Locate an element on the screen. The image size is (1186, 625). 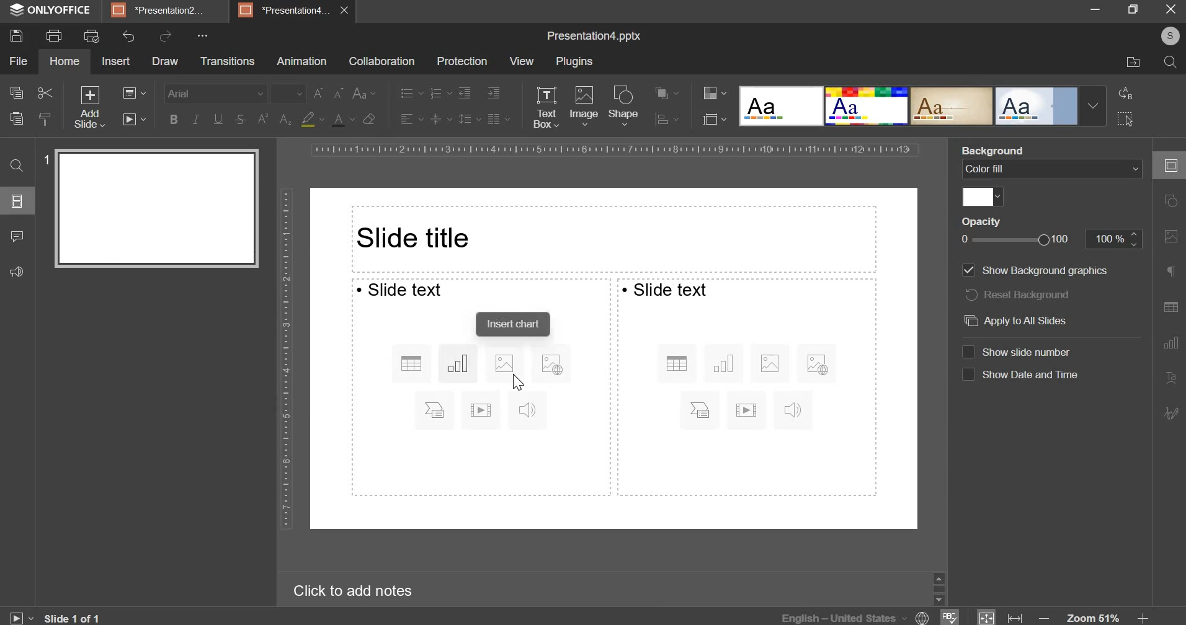
redo is located at coordinates (166, 37).